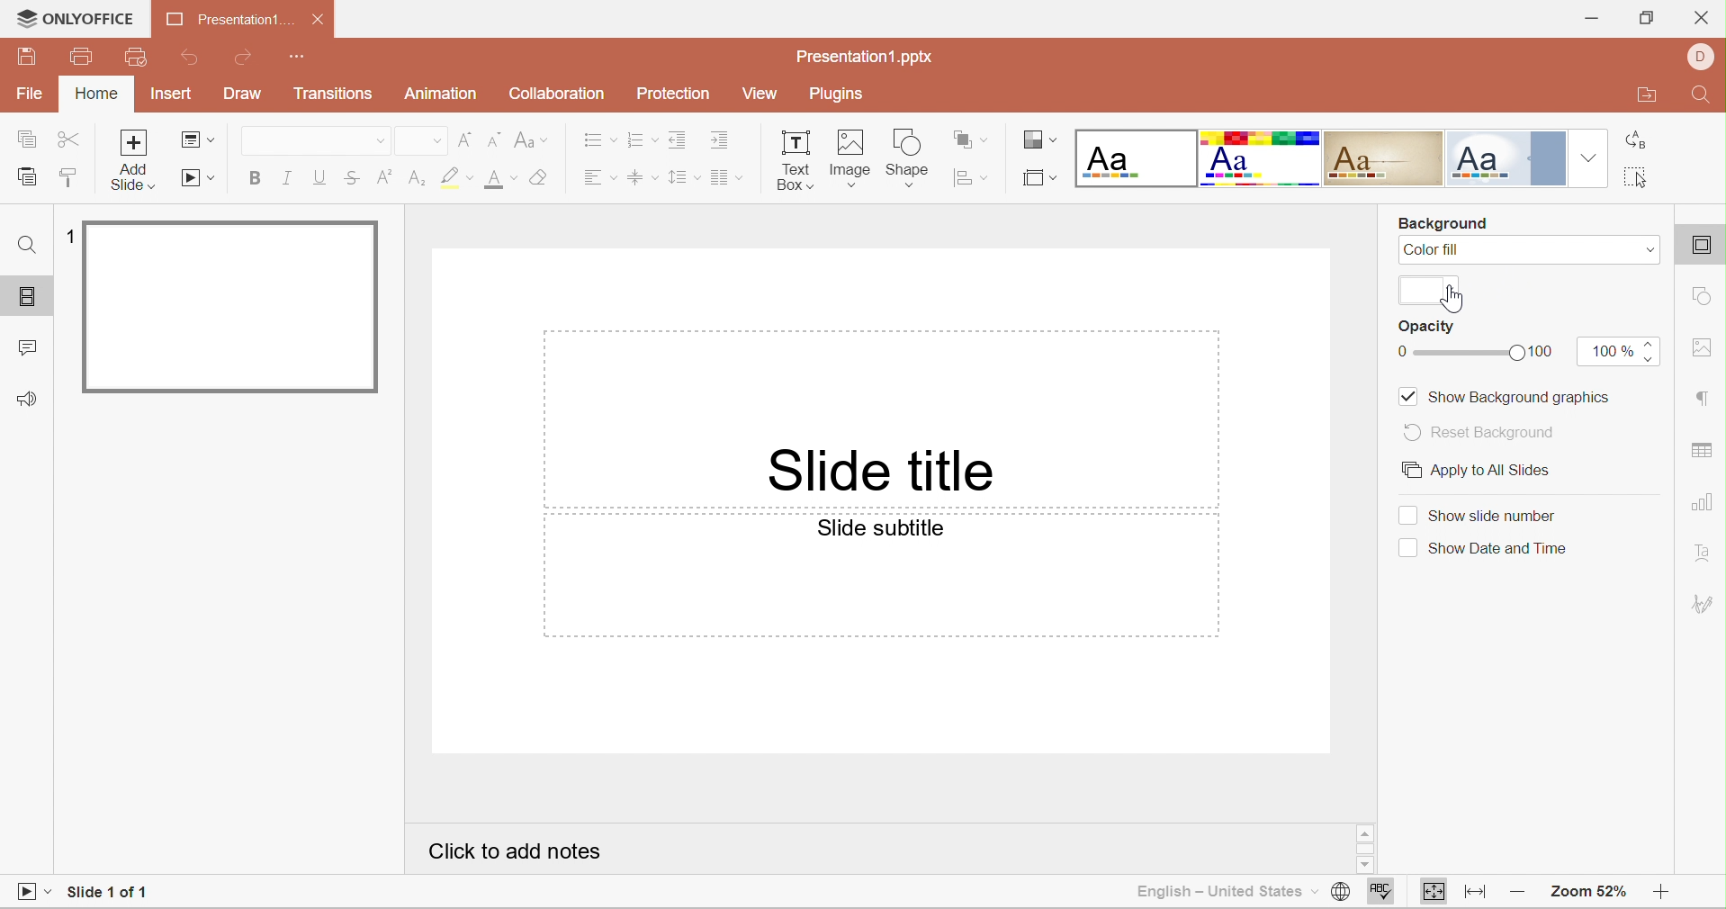 This screenshot has width=1726, height=909. What do you see at coordinates (246, 94) in the screenshot?
I see `Draw` at bounding box center [246, 94].